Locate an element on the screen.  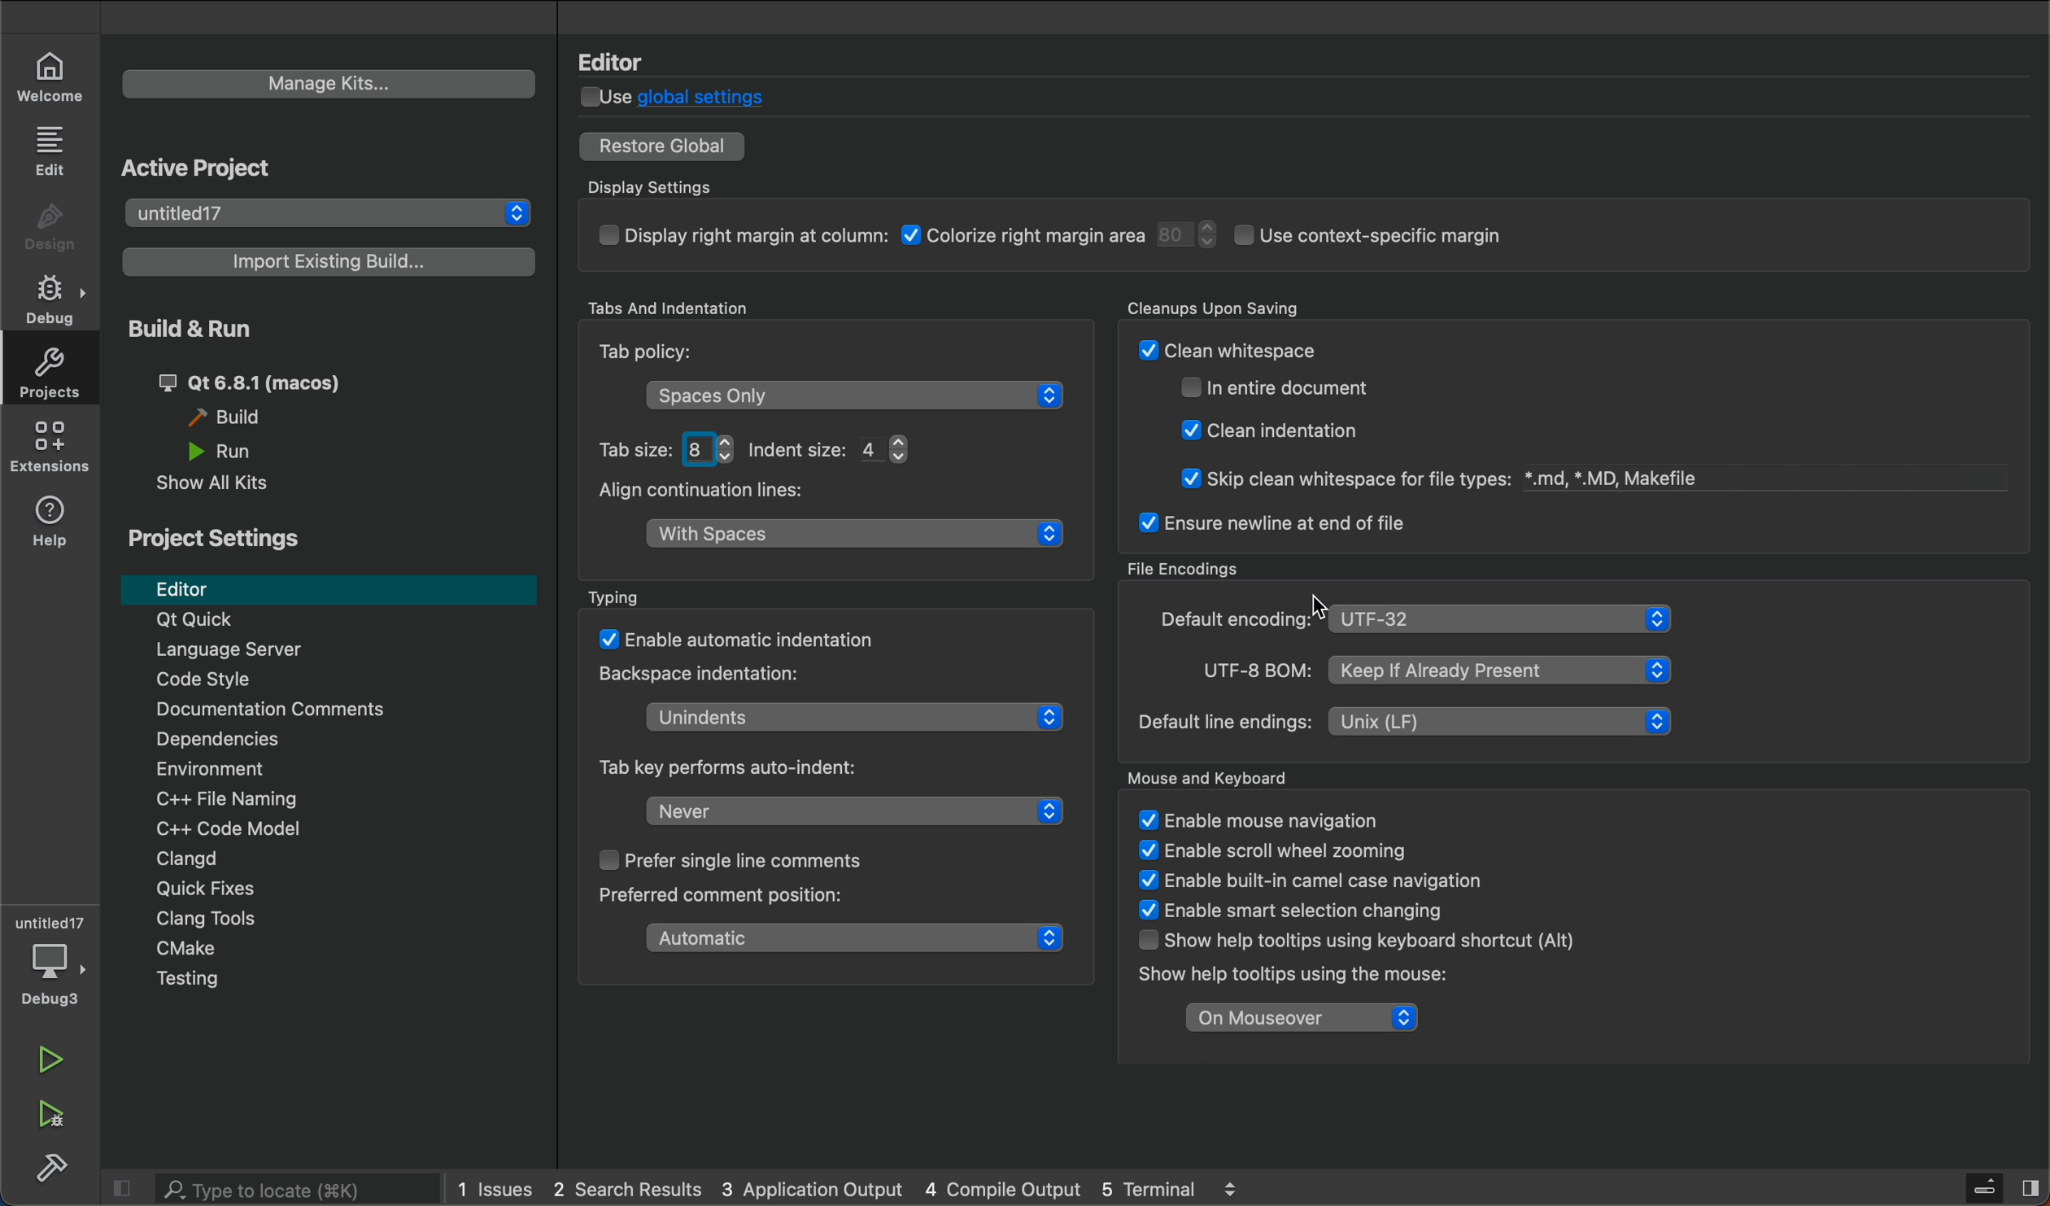
TT ogee StS:
¥ Enable smart selection changing is located at coordinates (1337, 910).